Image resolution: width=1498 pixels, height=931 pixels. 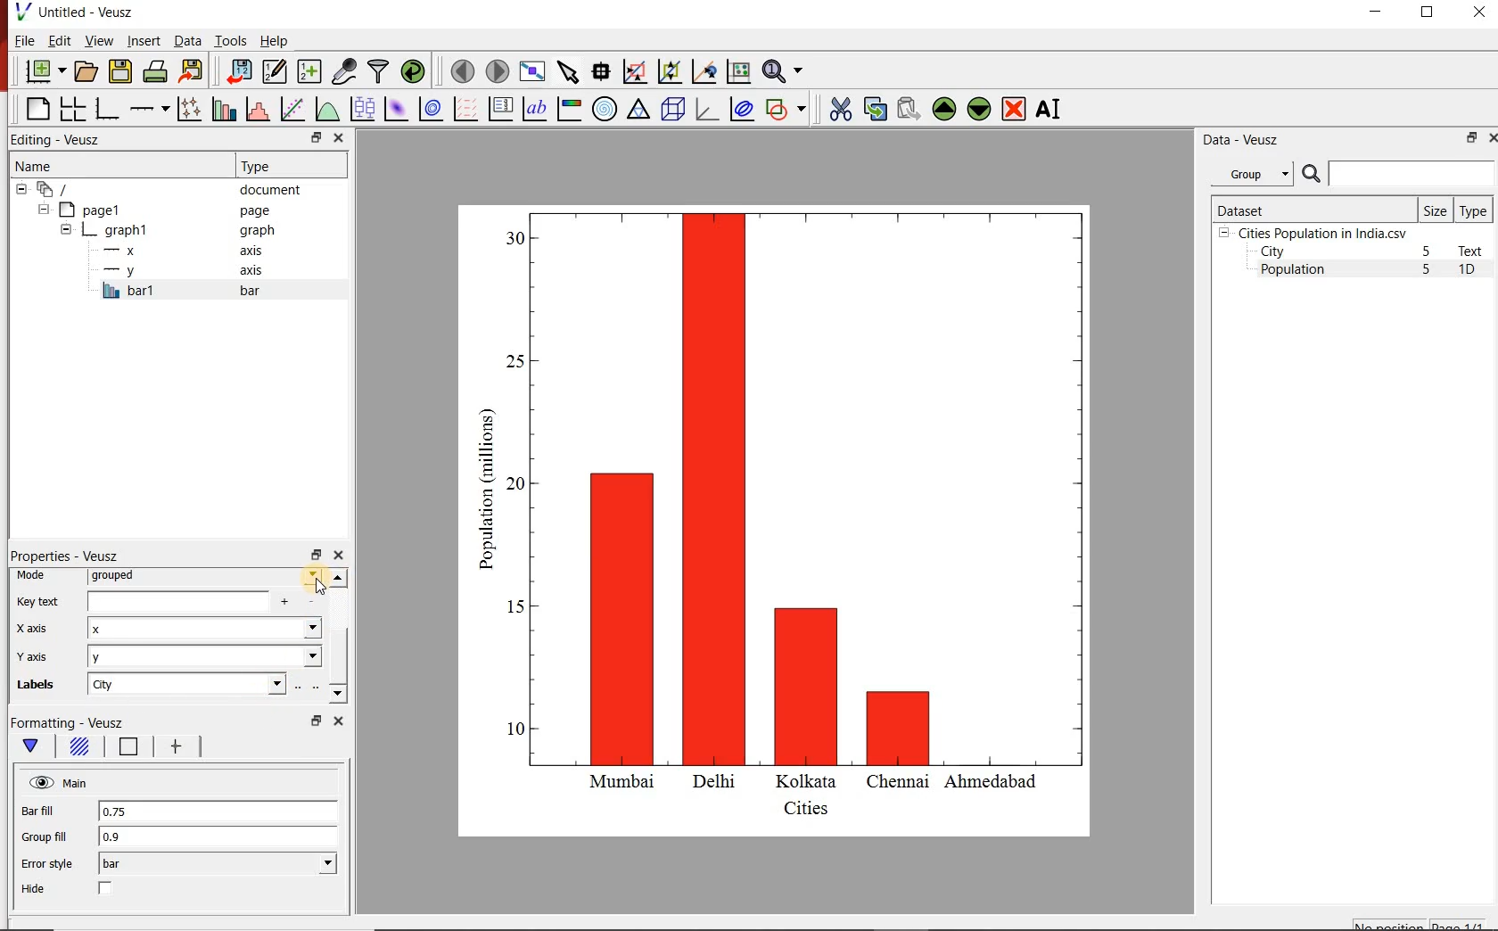 I want to click on base graph, so click(x=105, y=109).